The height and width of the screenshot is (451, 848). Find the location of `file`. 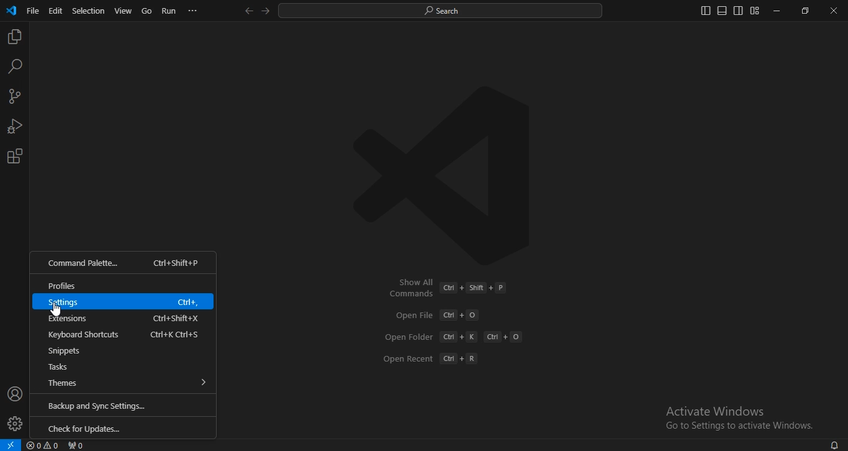

file is located at coordinates (33, 10).